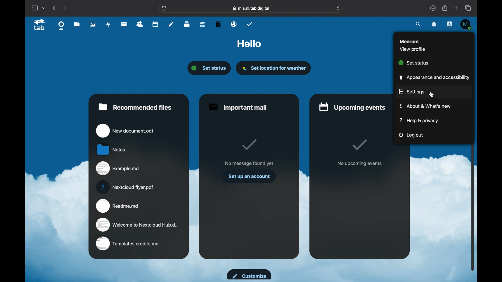 The image size is (502, 282). Describe the element at coordinates (39, 24) in the screenshot. I see `tab` at that location.